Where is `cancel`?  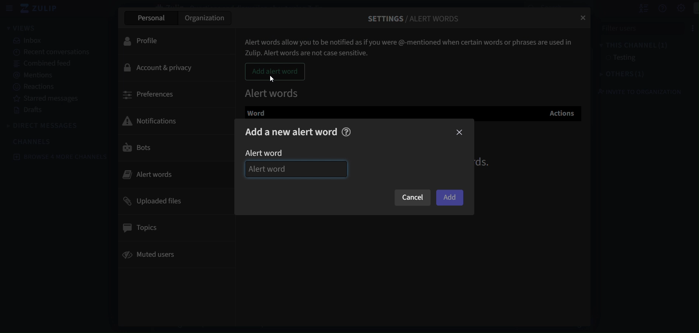 cancel is located at coordinates (412, 198).